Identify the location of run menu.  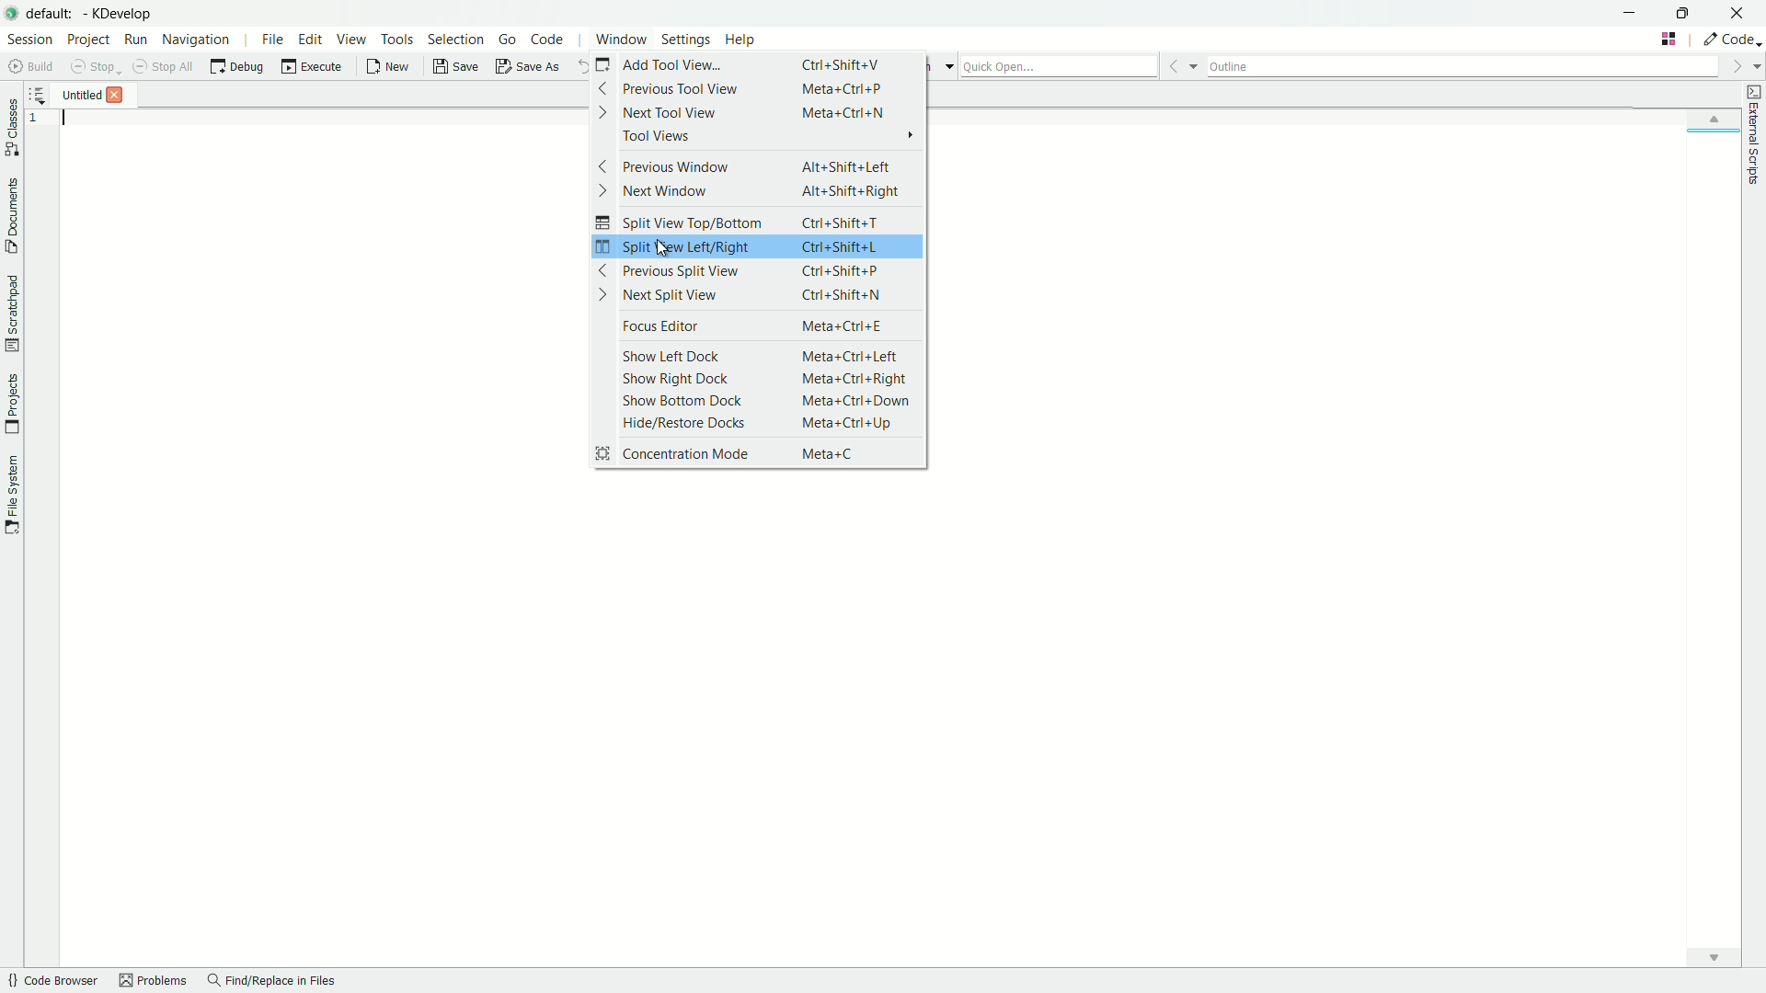
(136, 40).